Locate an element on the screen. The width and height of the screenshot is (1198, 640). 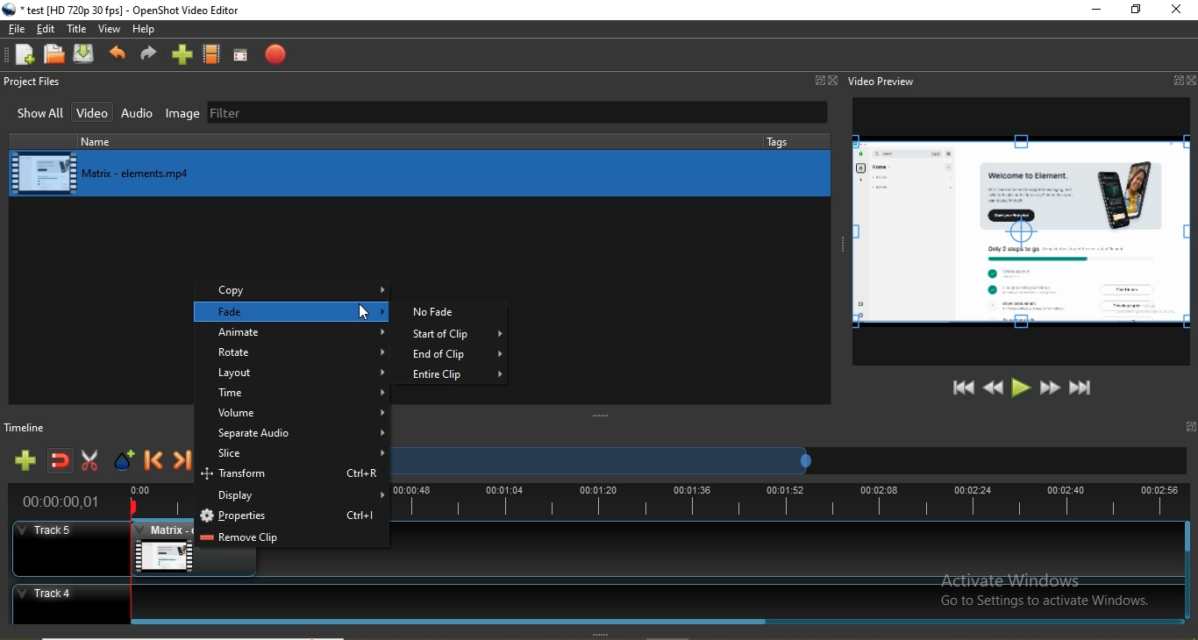
animate is located at coordinates (293, 333).